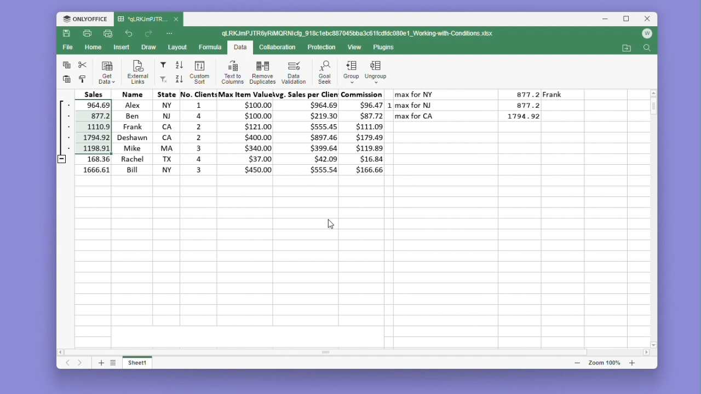 This screenshot has width=701, height=394. I want to click on More options, so click(171, 33).